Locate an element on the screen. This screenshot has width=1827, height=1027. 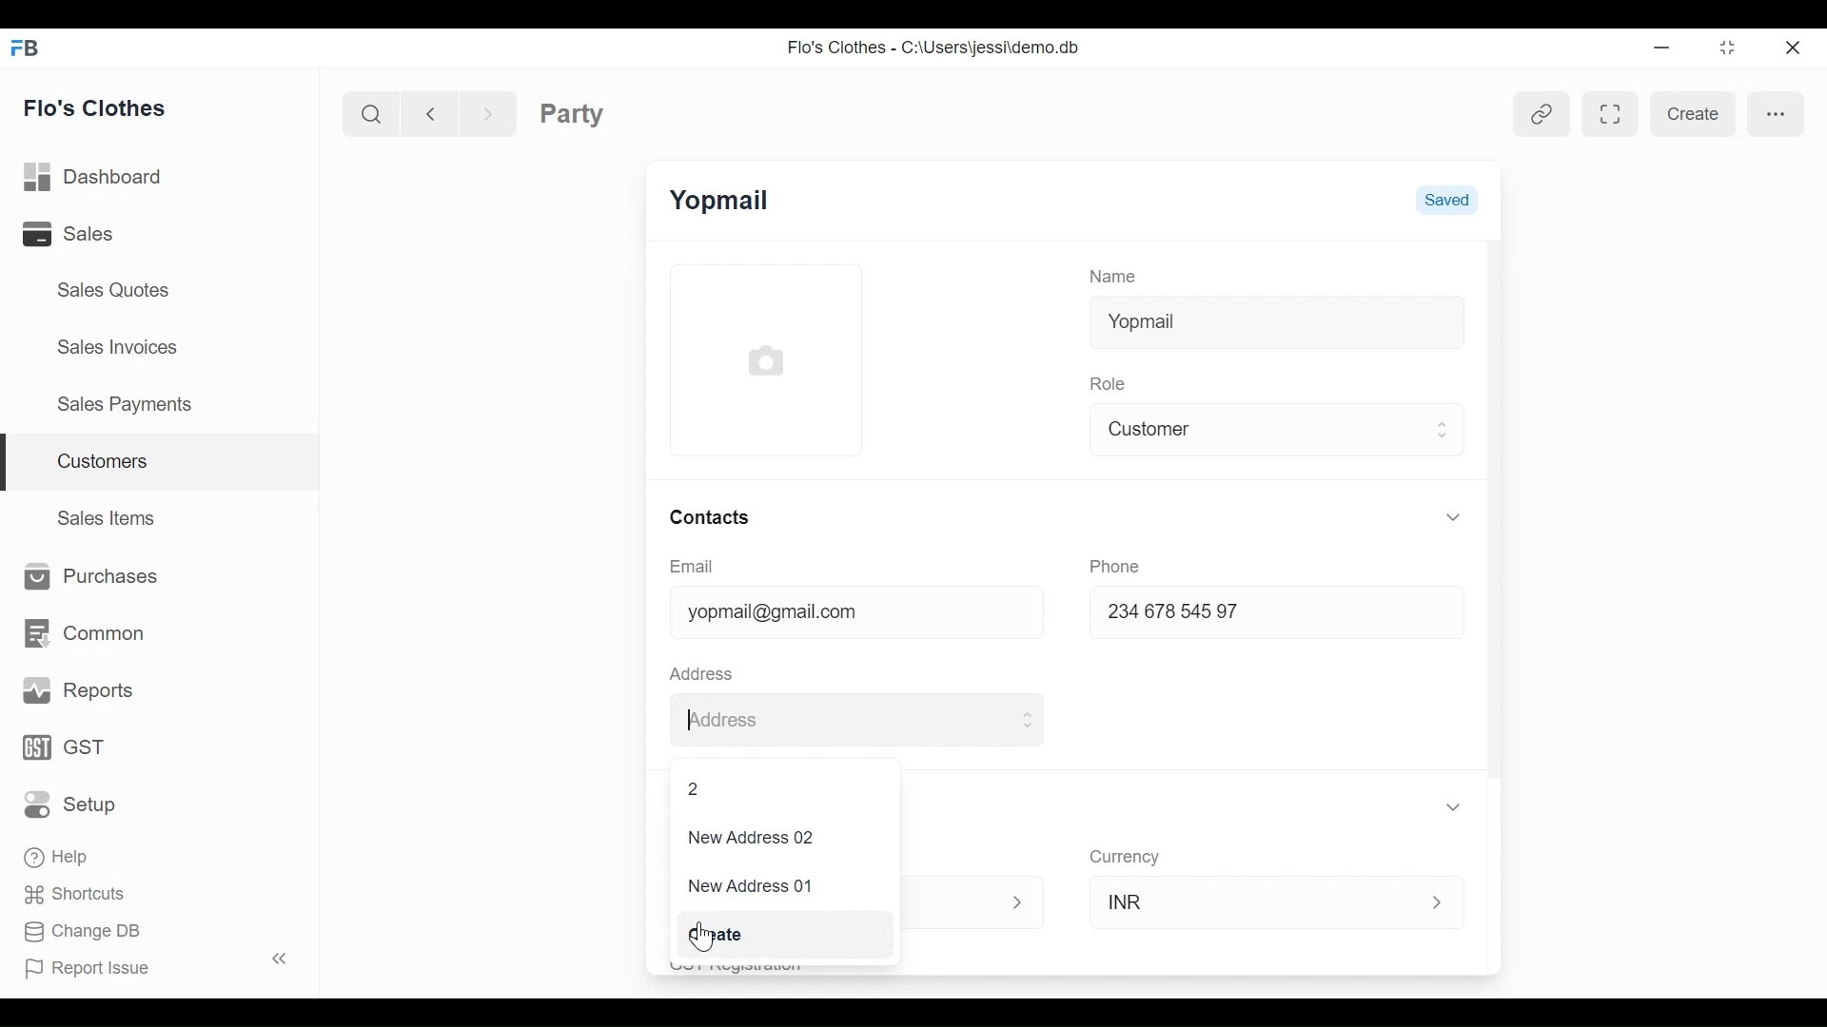
Profile Picture is located at coordinates (765, 361).